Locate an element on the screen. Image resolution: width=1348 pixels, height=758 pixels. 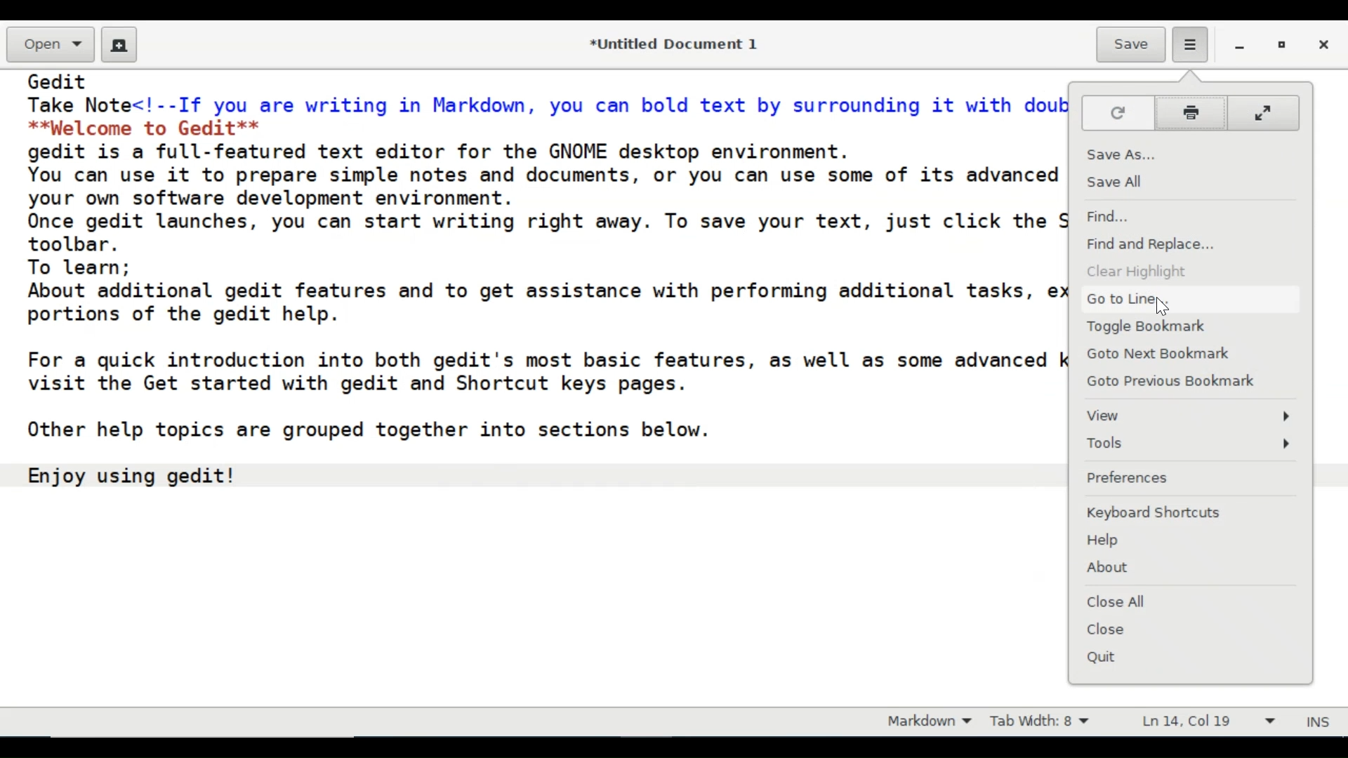
**palcome to Gedit** is located at coordinates (150, 127).